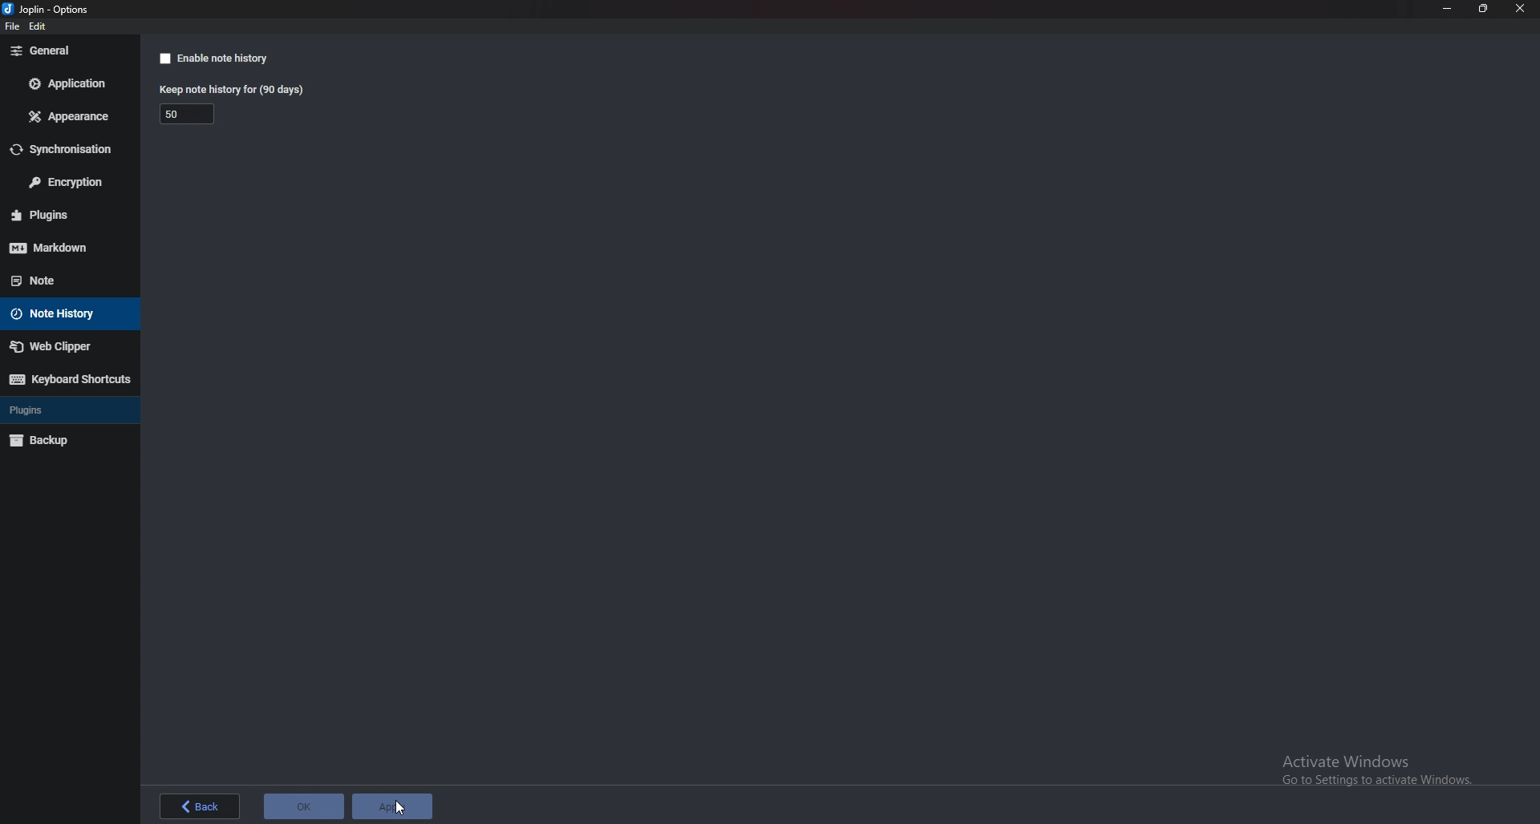 Image resolution: width=1540 pixels, height=824 pixels. Describe the element at coordinates (304, 805) in the screenshot. I see `ok` at that location.